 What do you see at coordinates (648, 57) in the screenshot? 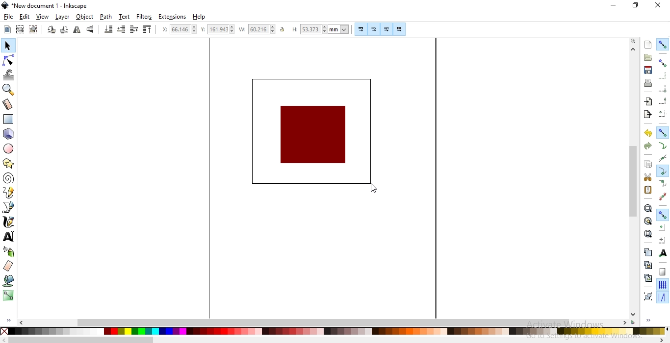
I see `open existing document` at bounding box center [648, 57].